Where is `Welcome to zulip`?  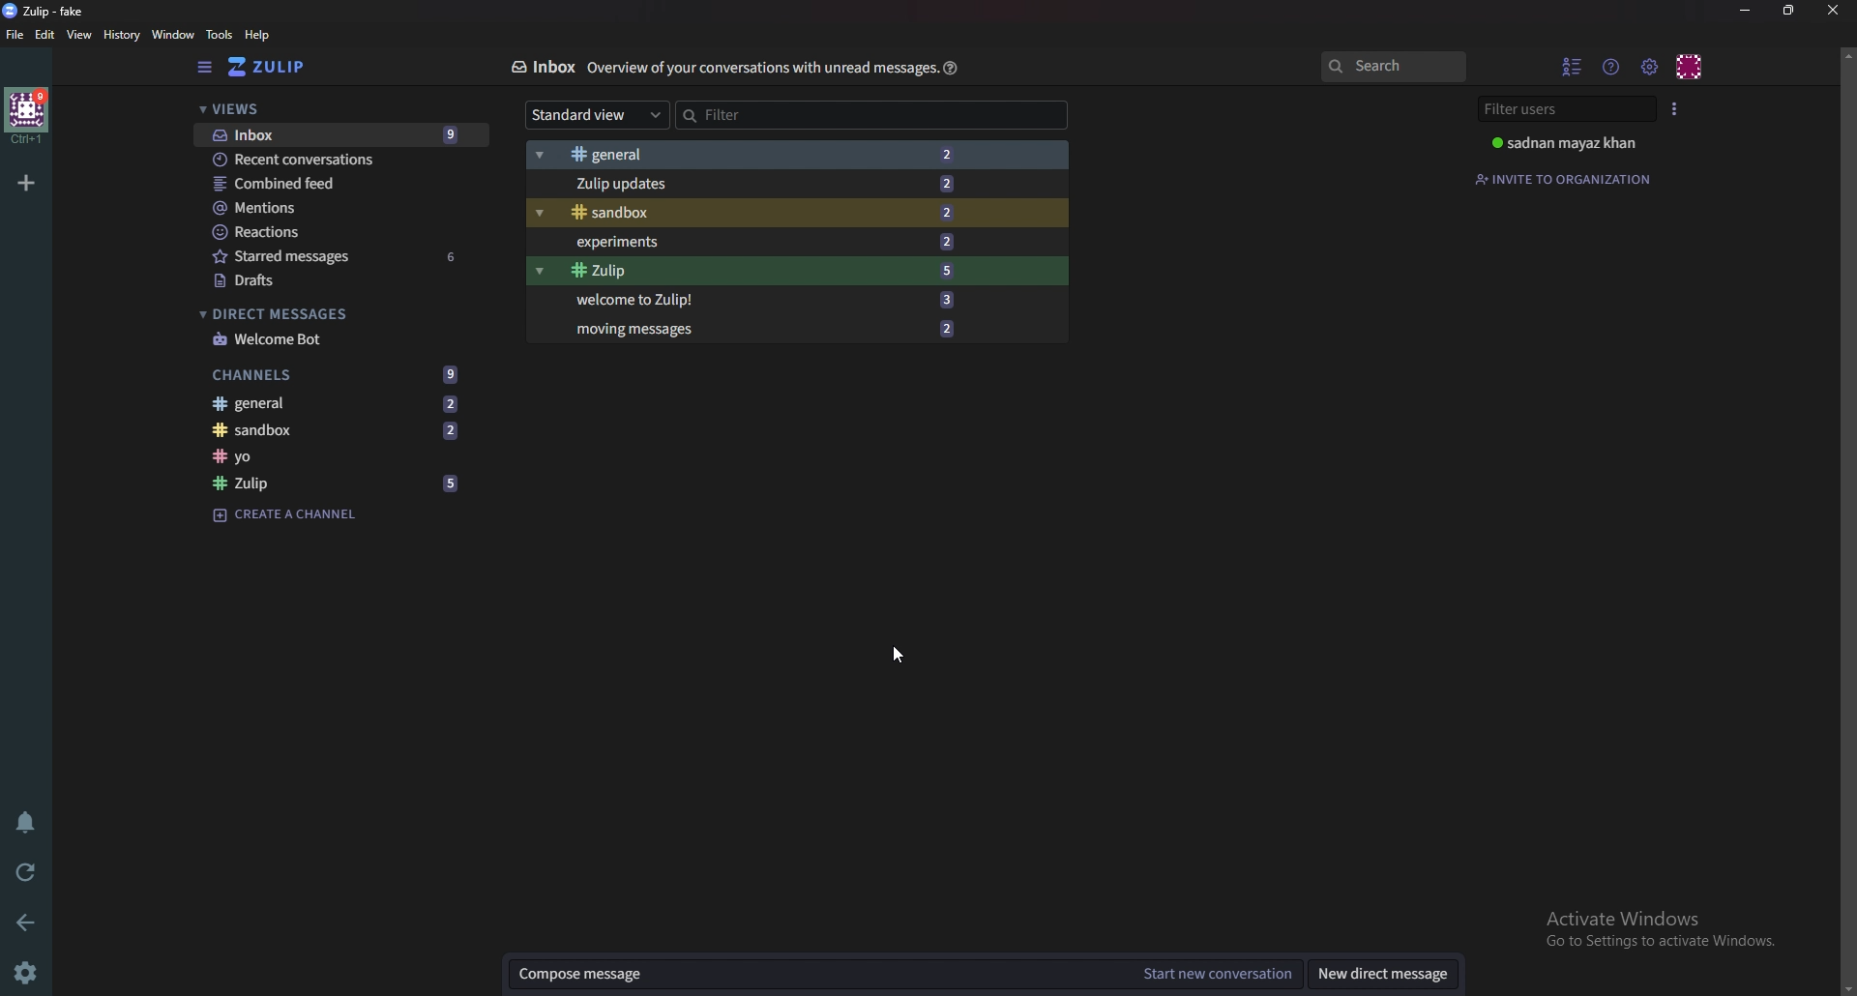 Welcome to zulip is located at coordinates (760, 302).